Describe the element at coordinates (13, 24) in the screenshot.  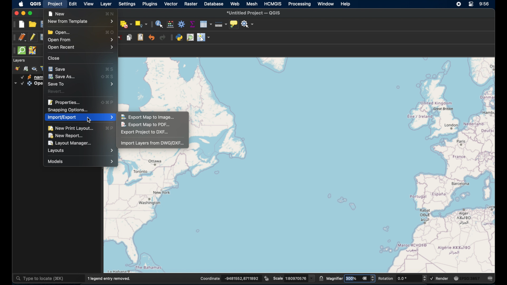
I see `project toolbar` at that location.